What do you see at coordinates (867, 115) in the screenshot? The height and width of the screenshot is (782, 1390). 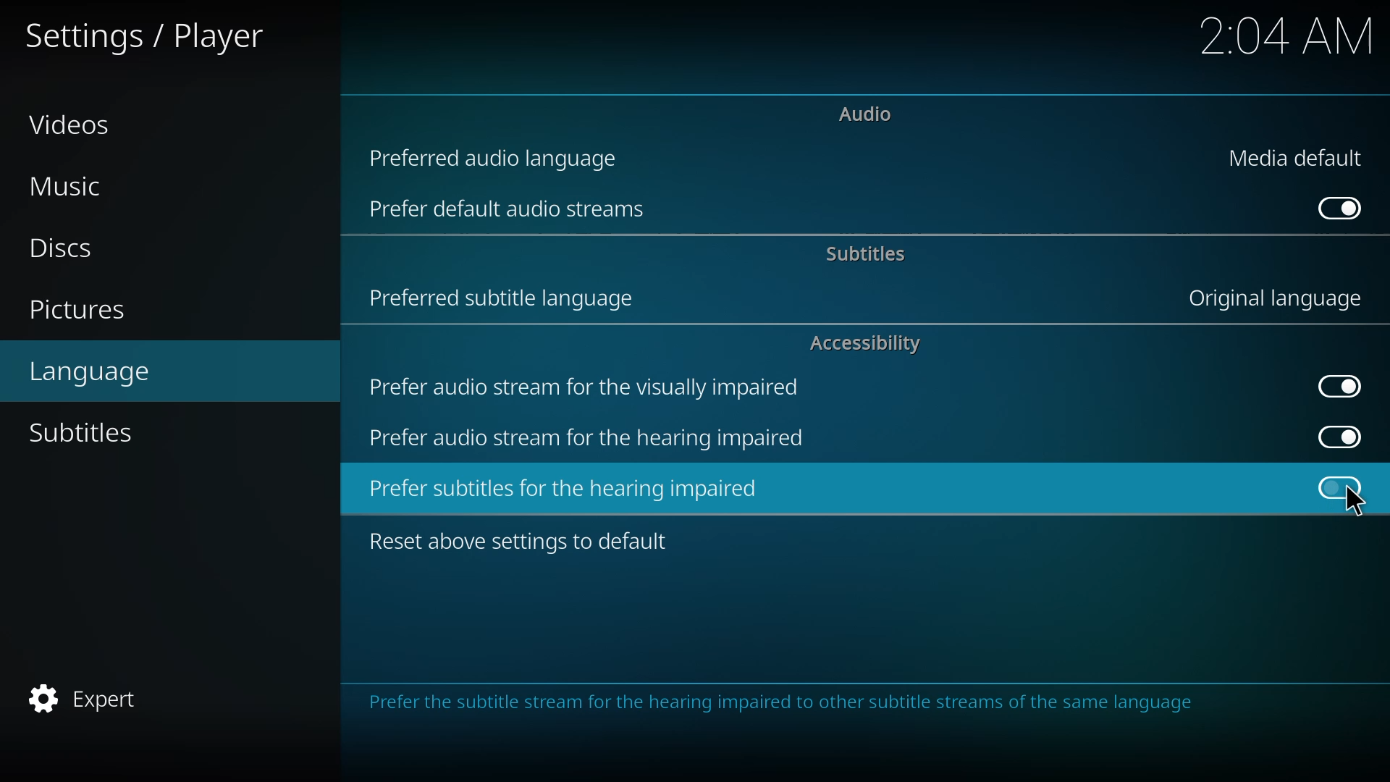 I see `audio` at bounding box center [867, 115].